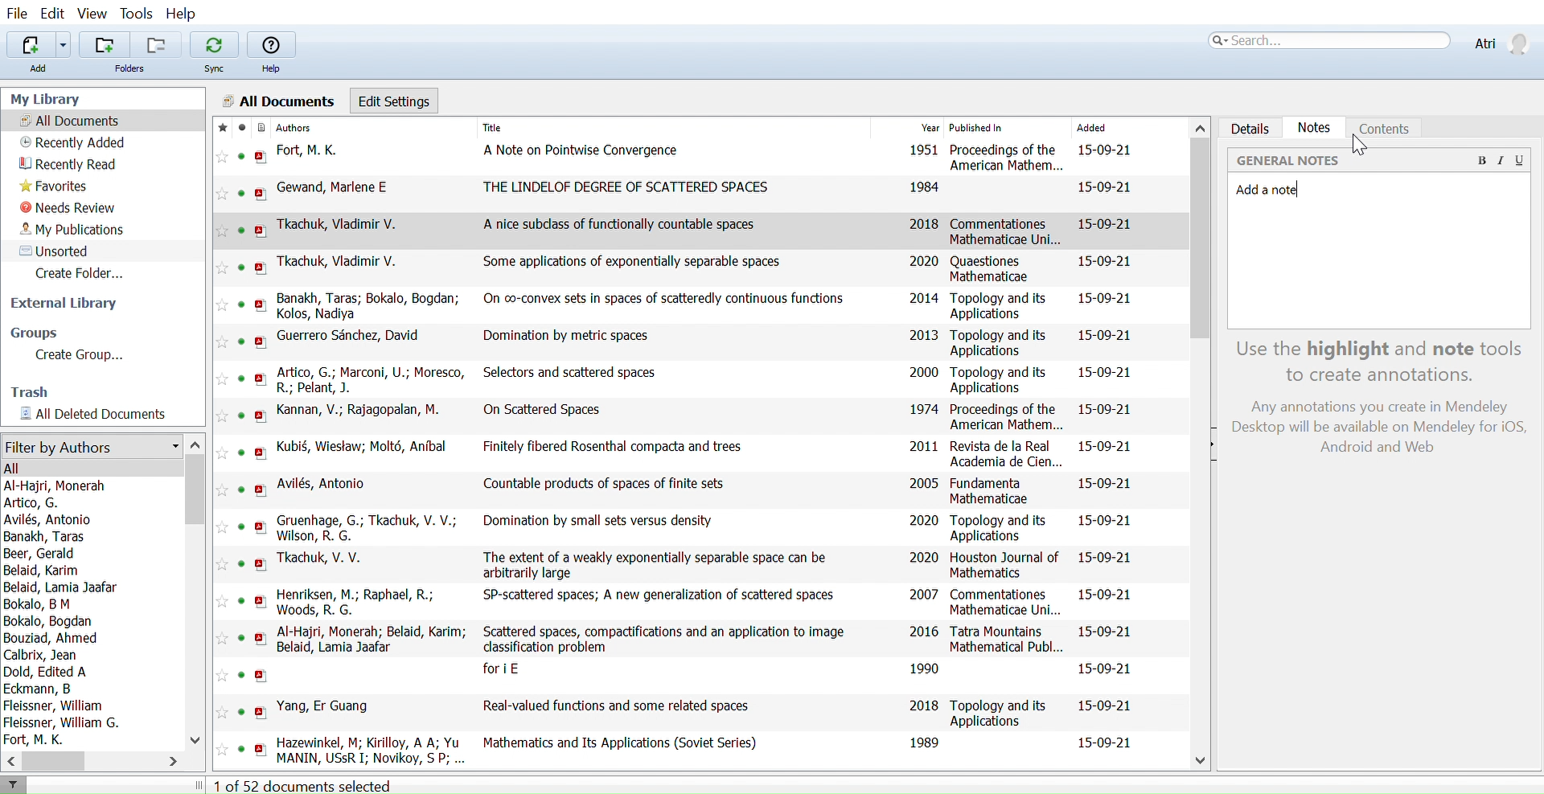  I want to click on open PDF, so click(261, 601).